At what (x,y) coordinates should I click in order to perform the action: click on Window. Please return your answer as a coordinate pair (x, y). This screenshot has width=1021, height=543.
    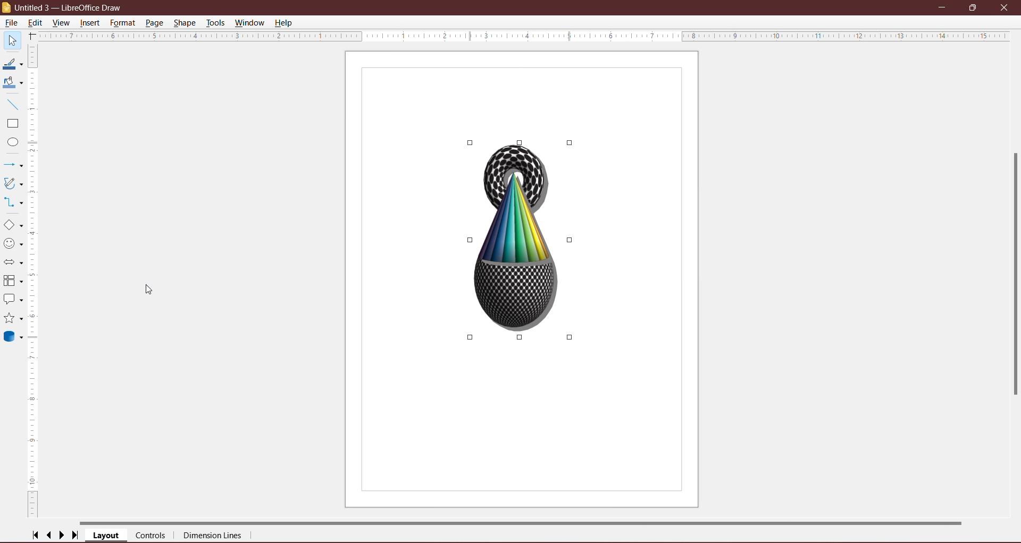
    Looking at the image, I should click on (250, 23).